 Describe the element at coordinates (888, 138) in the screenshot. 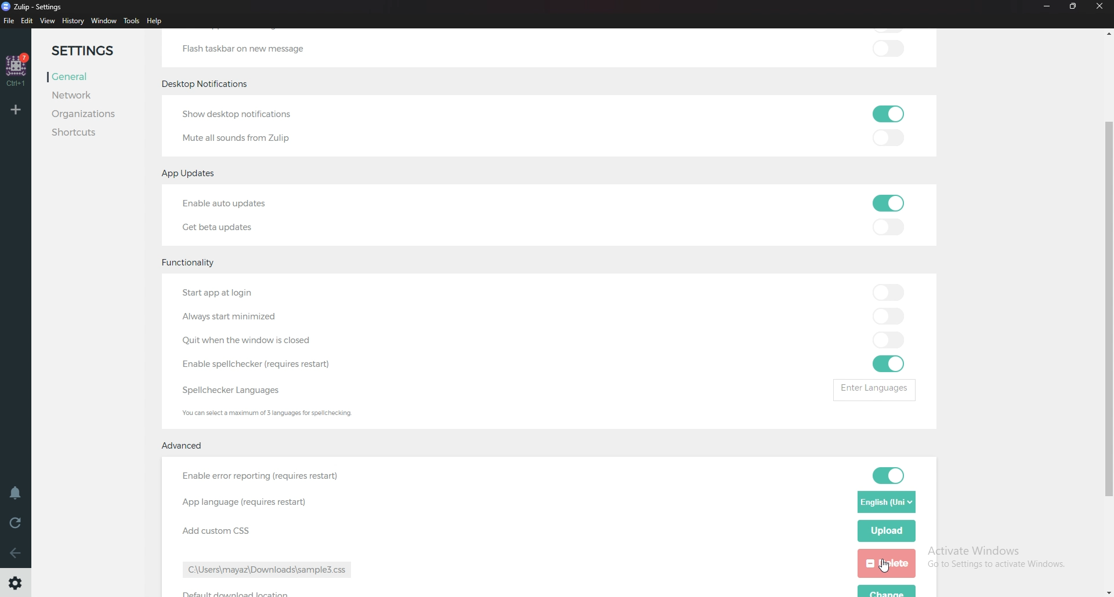

I see `toggle` at that location.